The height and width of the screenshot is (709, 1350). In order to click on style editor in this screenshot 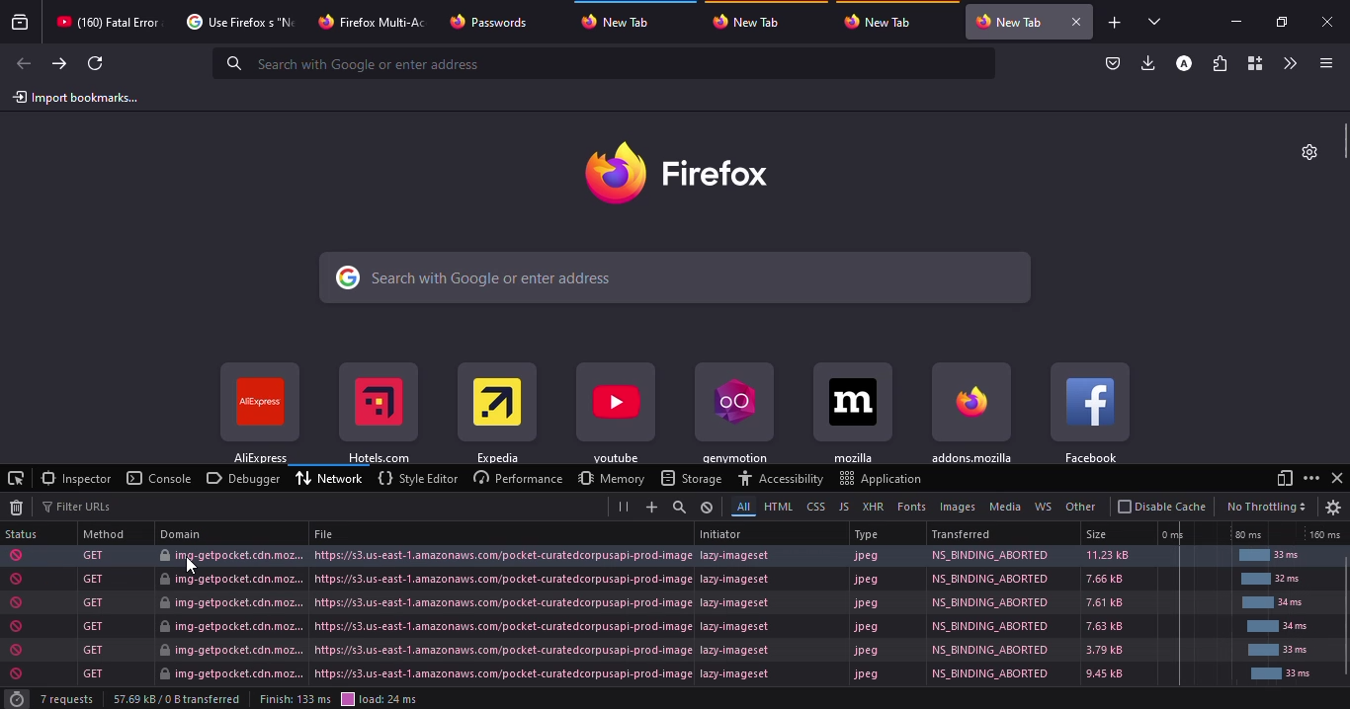, I will do `click(416, 478)`.